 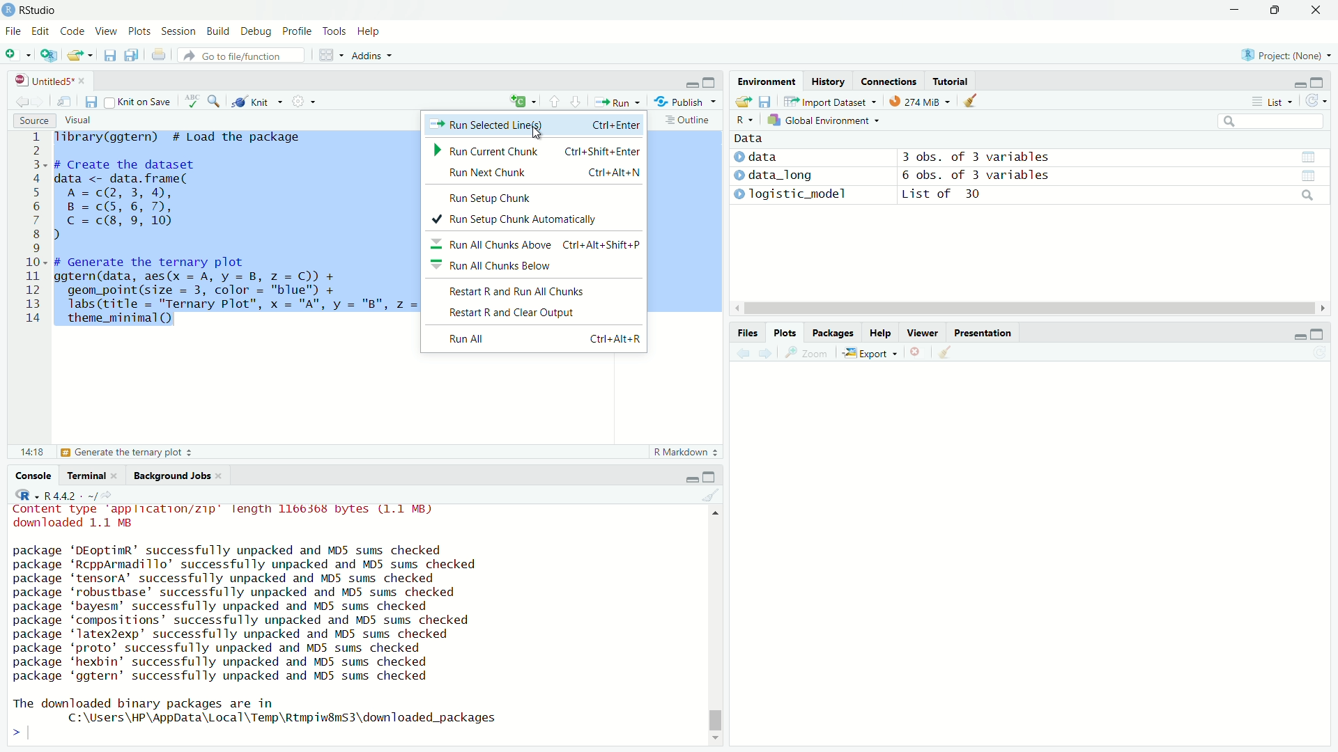 I want to click on clear, so click(x=944, y=352).